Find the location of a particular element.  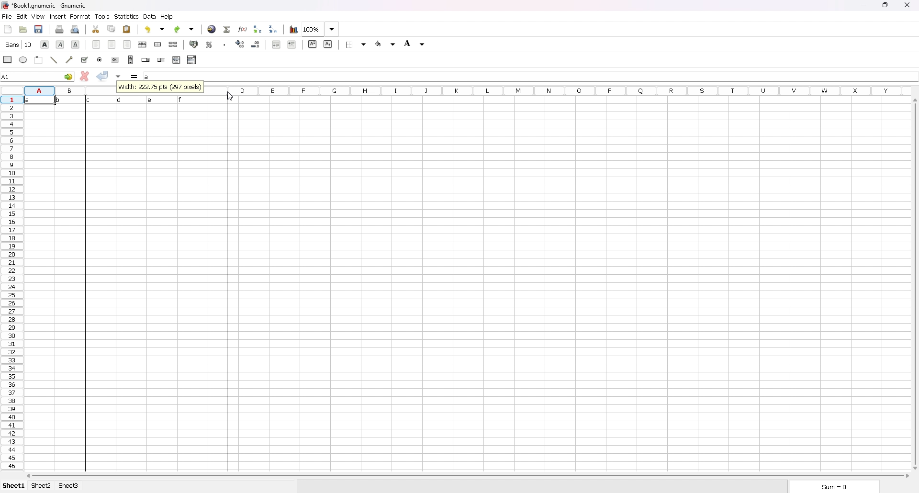

save is located at coordinates (40, 28).